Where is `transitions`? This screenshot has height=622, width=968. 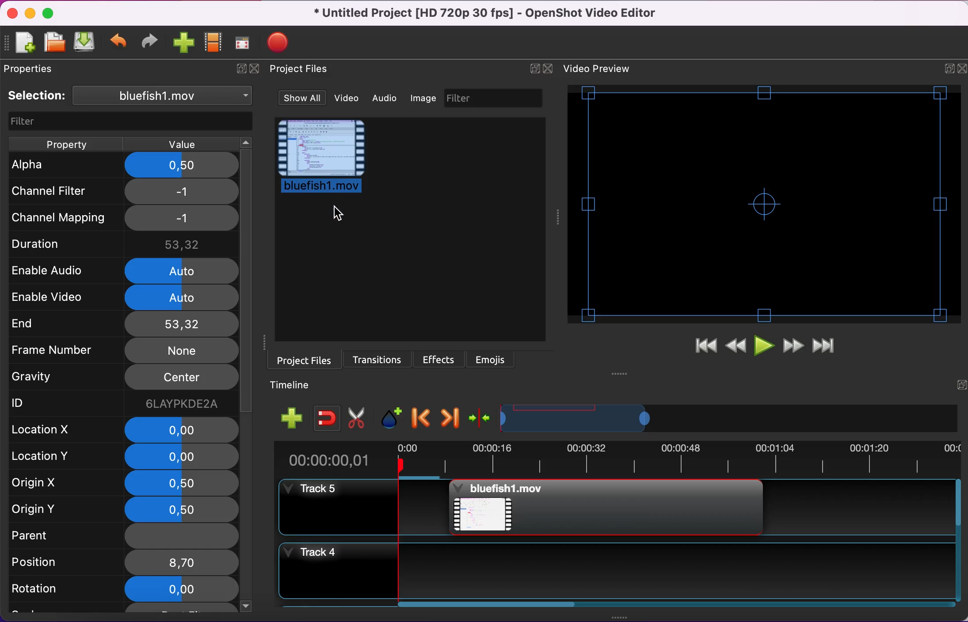 transitions is located at coordinates (377, 359).